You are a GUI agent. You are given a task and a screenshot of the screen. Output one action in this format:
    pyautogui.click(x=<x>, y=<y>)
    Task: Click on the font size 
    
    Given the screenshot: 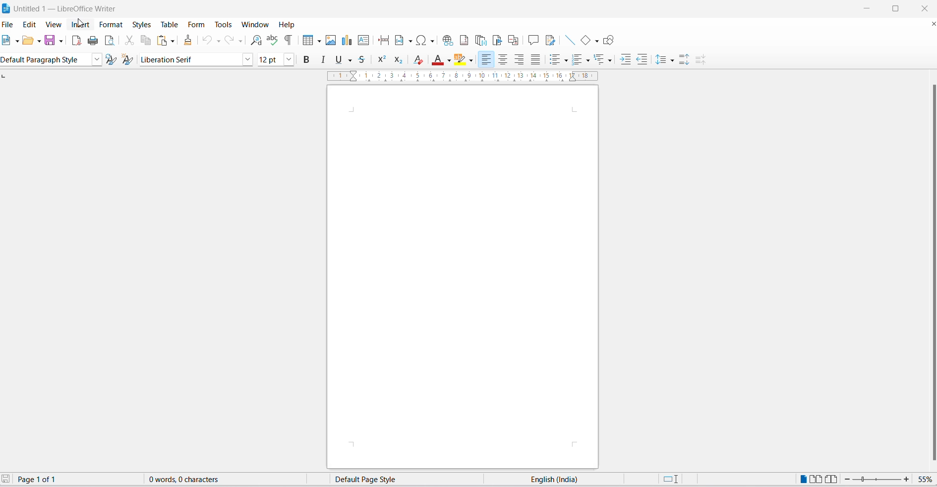 What is the action you would take?
    pyautogui.click(x=269, y=59)
    